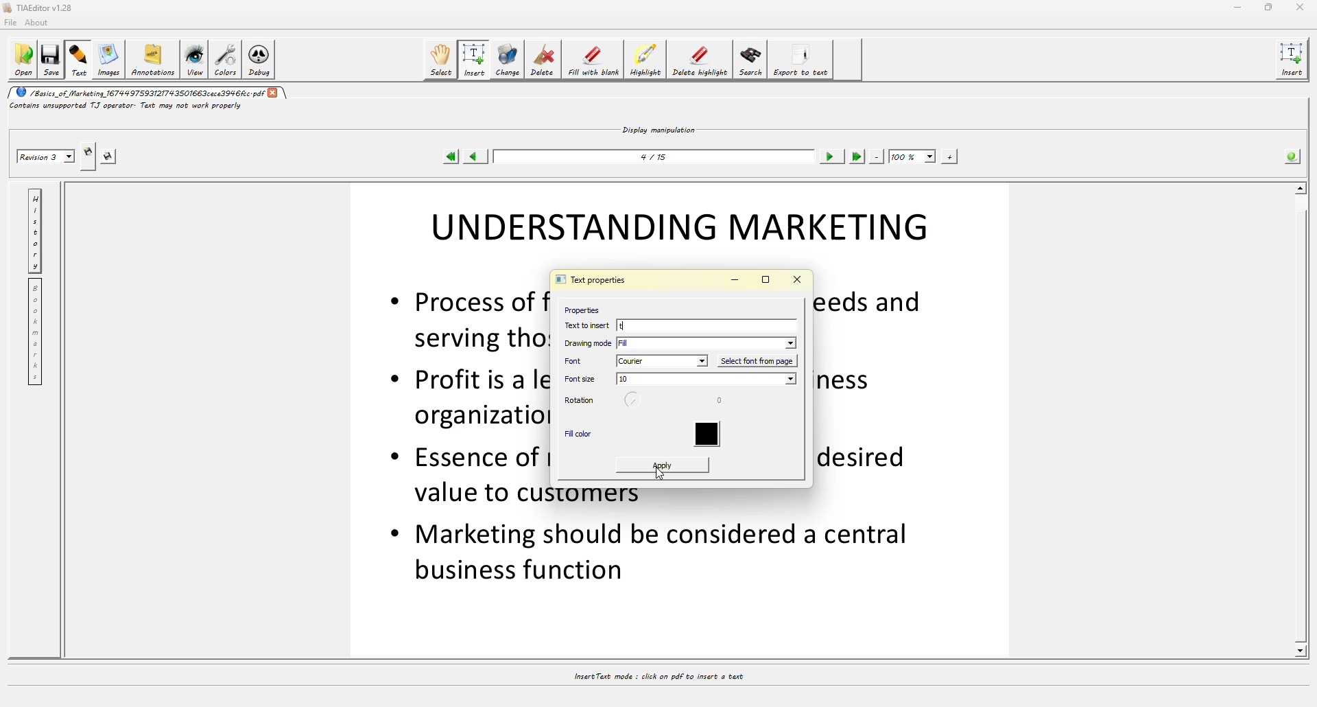  What do you see at coordinates (1301, 186) in the screenshot?
I see `scroll up` at bounding box center [1301, 186].